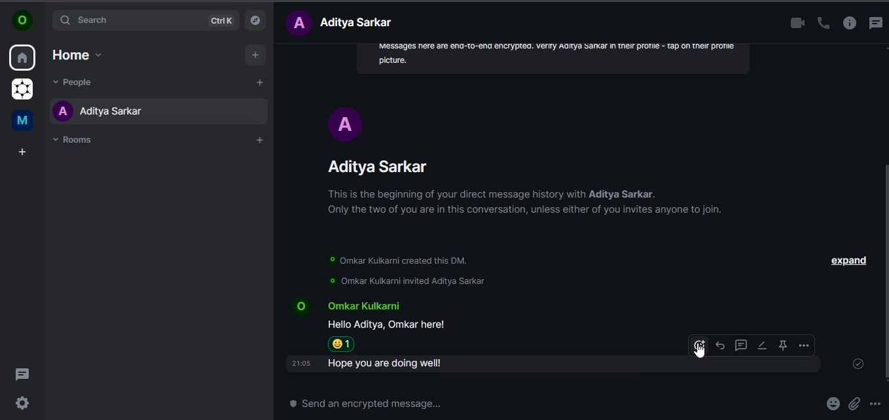  I want to click on Avatar, so click(345, 124).